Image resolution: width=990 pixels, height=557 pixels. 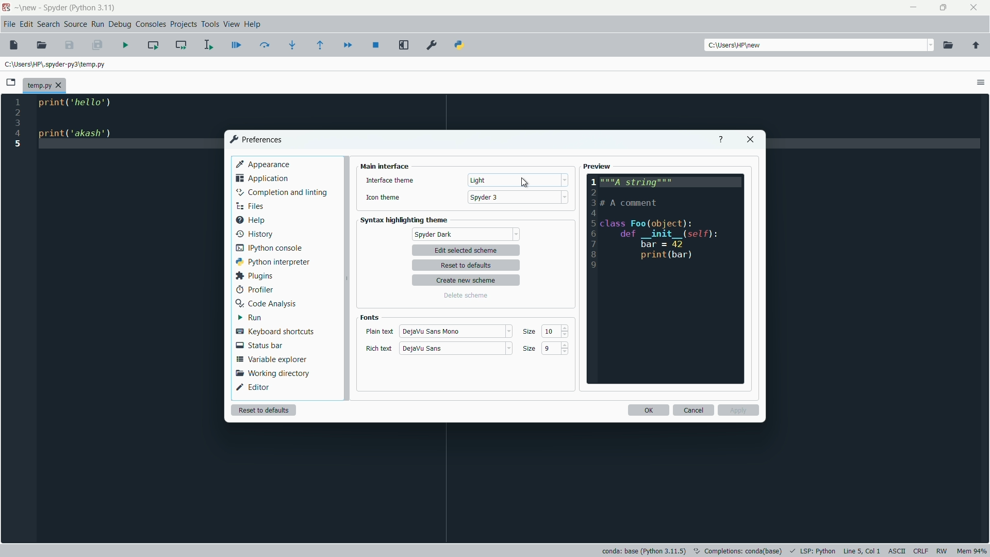 What do you see at coordinates (920, 551) in the screenshot?
I see `file eol status` at bounding box center [920, 551].